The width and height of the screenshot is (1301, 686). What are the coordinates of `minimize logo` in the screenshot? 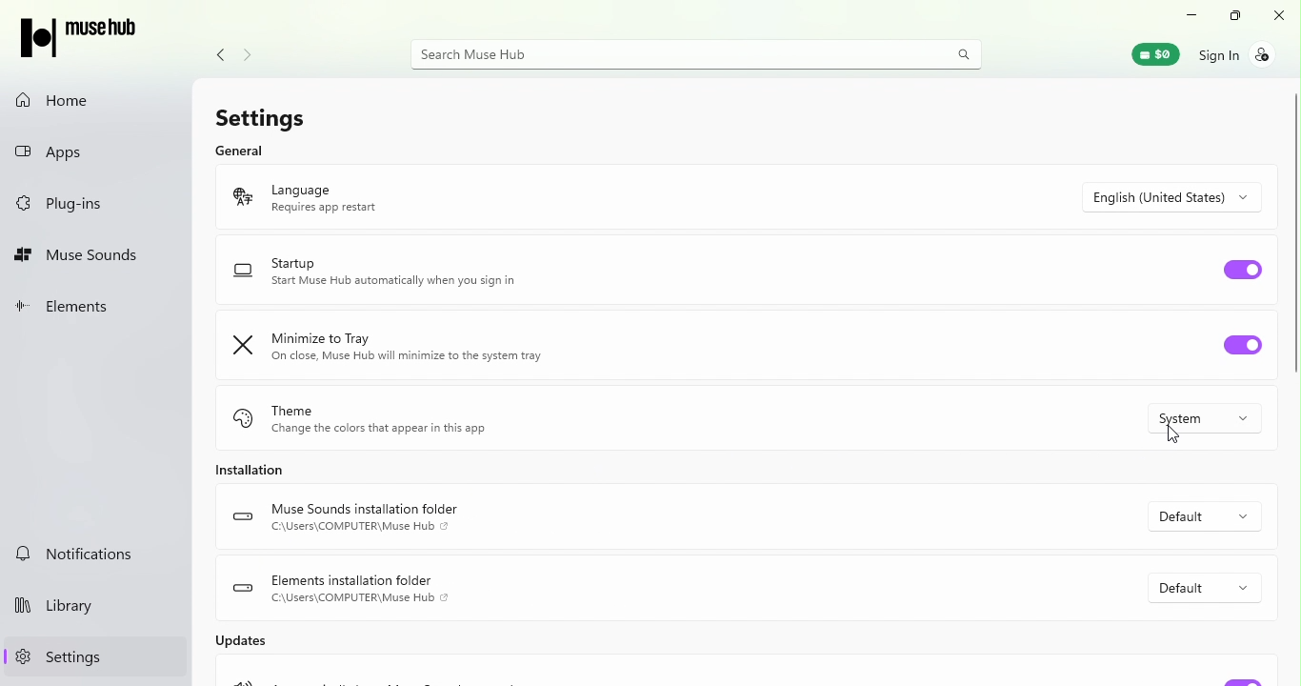 It's located at (247, 347).